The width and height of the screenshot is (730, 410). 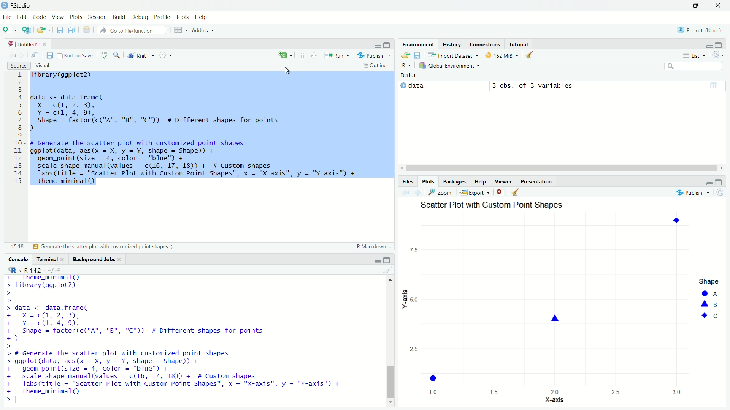 I want to click on Zoom, so click(x=440, y=192).